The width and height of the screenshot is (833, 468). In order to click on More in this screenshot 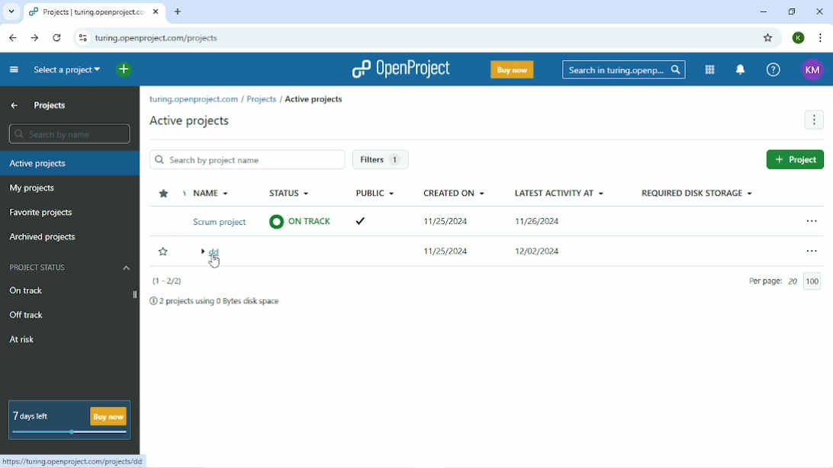, I will do `click(814, 120)`.